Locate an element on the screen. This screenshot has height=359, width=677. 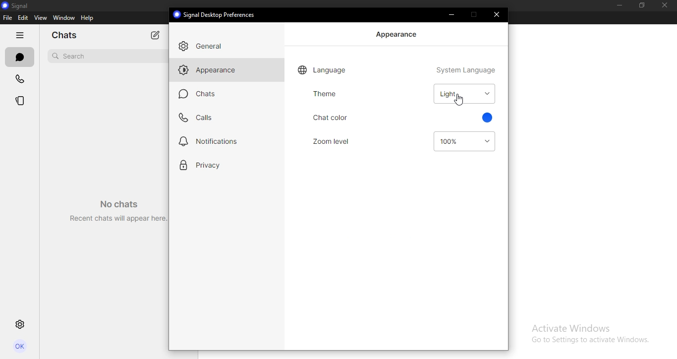
chats is located at coordinates (198, 94).